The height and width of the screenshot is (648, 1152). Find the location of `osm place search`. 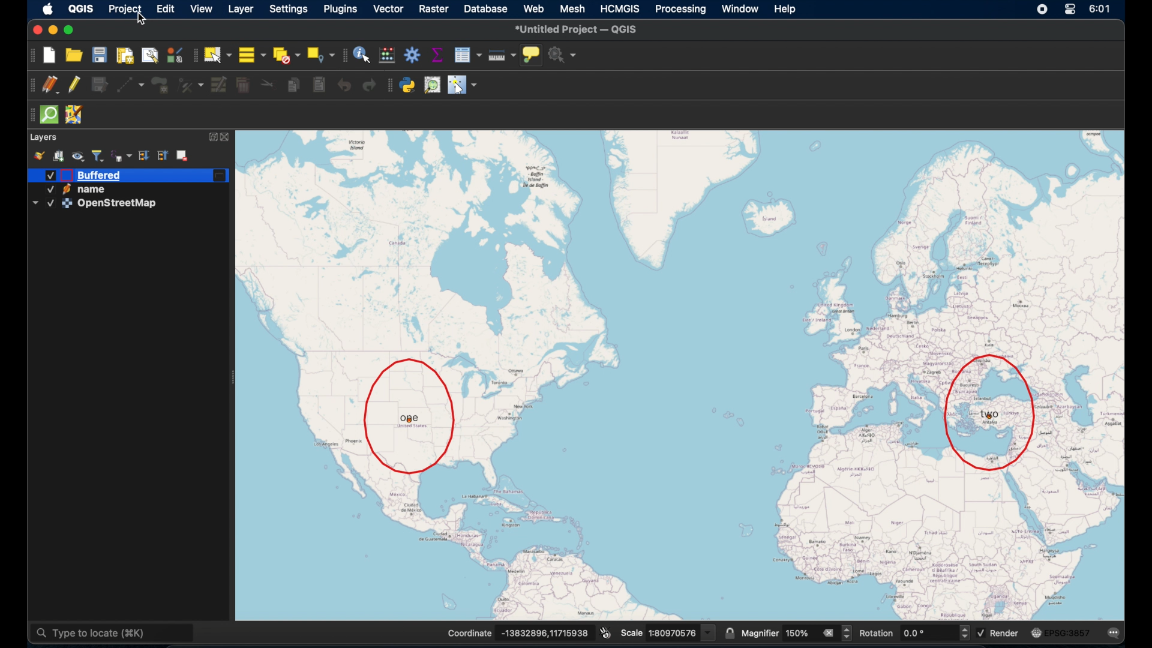

osm place search is located at coordinates (431, 85).